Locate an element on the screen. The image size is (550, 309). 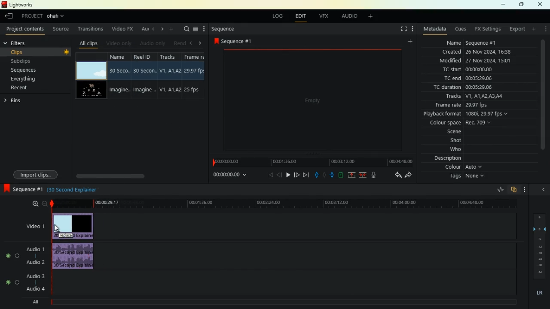
back is located at coordinates (394, 175).